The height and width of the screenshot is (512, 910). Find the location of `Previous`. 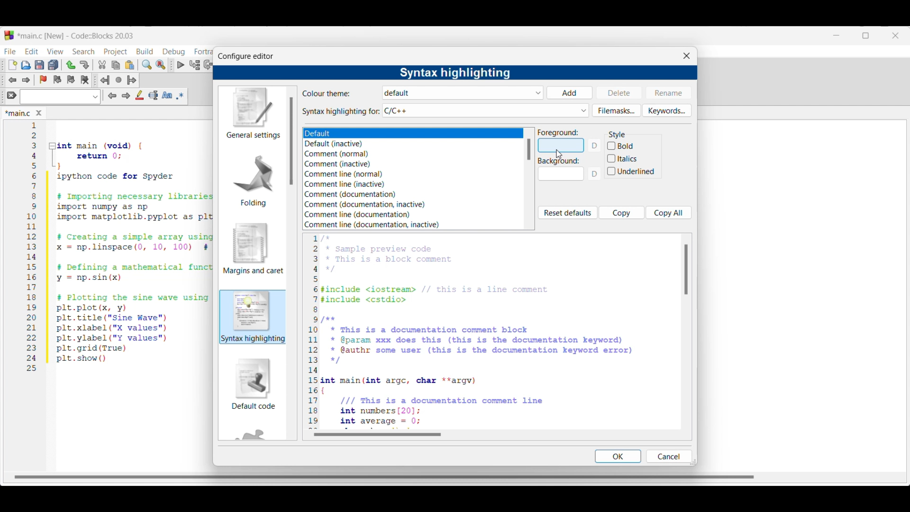

Previous is located at coordinates (112, 96).